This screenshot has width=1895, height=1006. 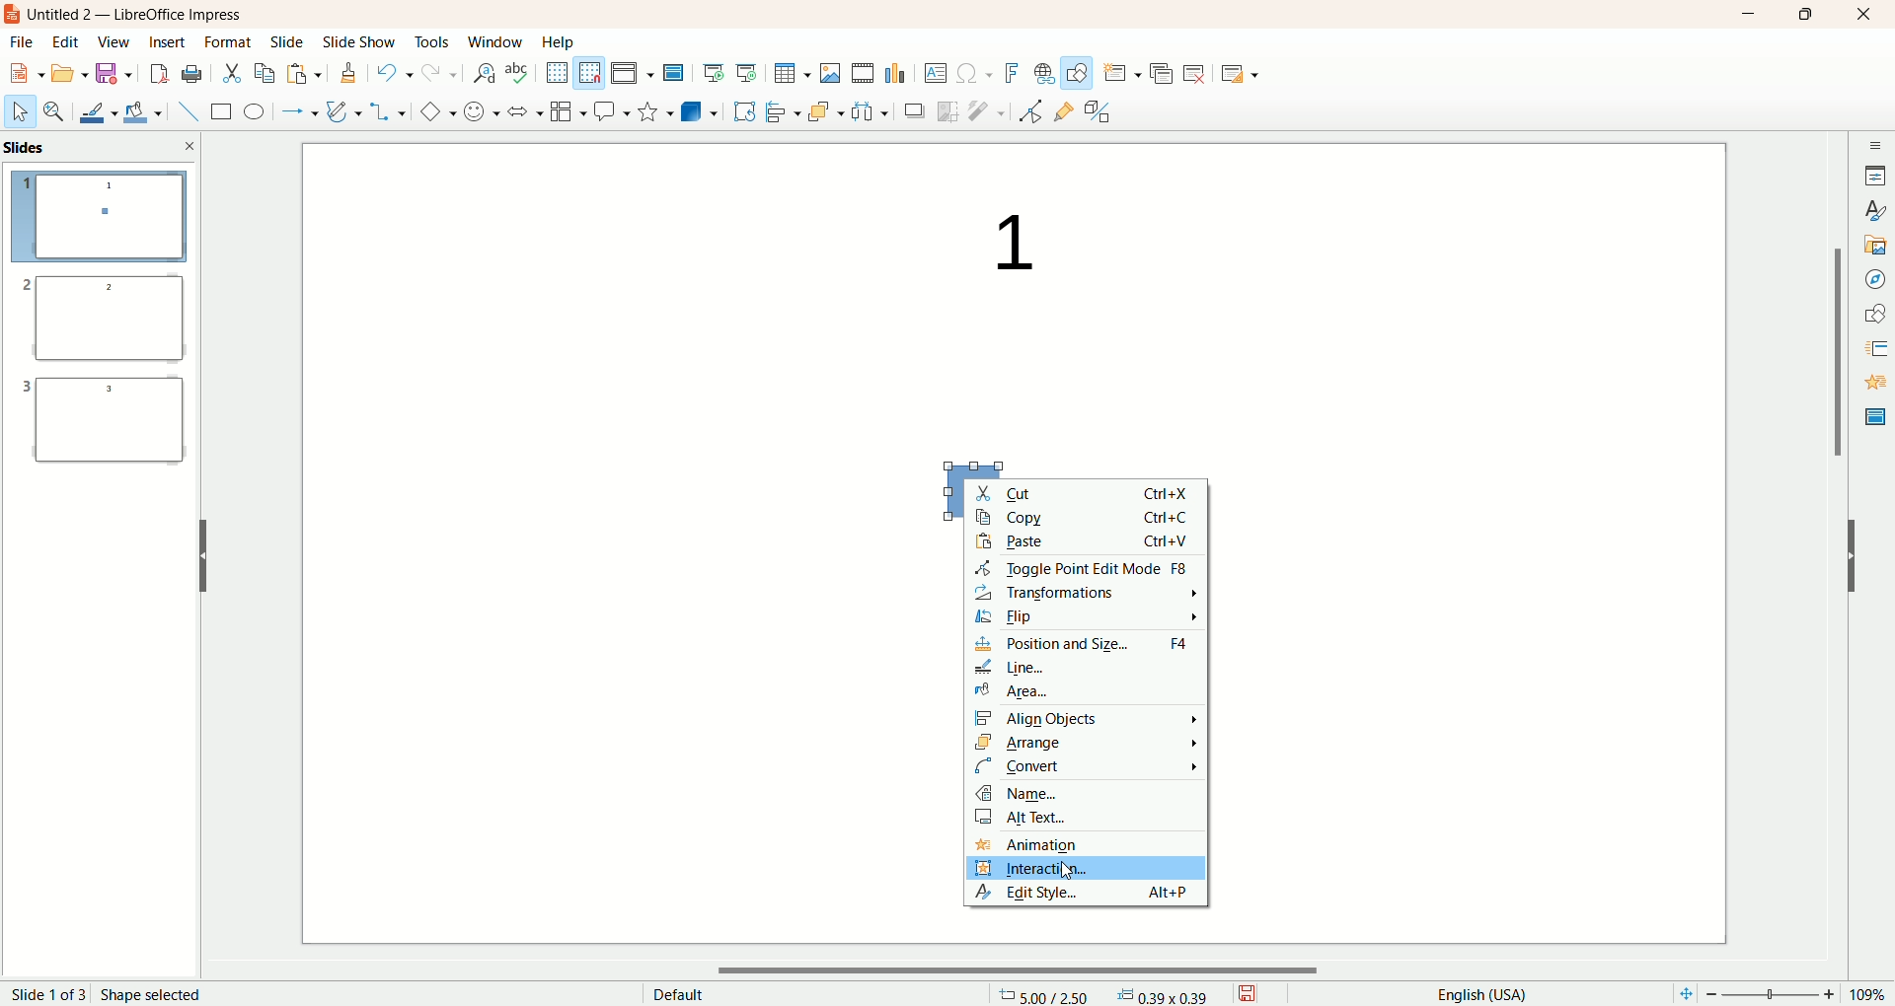 I want to click on ctrl+x, so click(x=1170, y=491).